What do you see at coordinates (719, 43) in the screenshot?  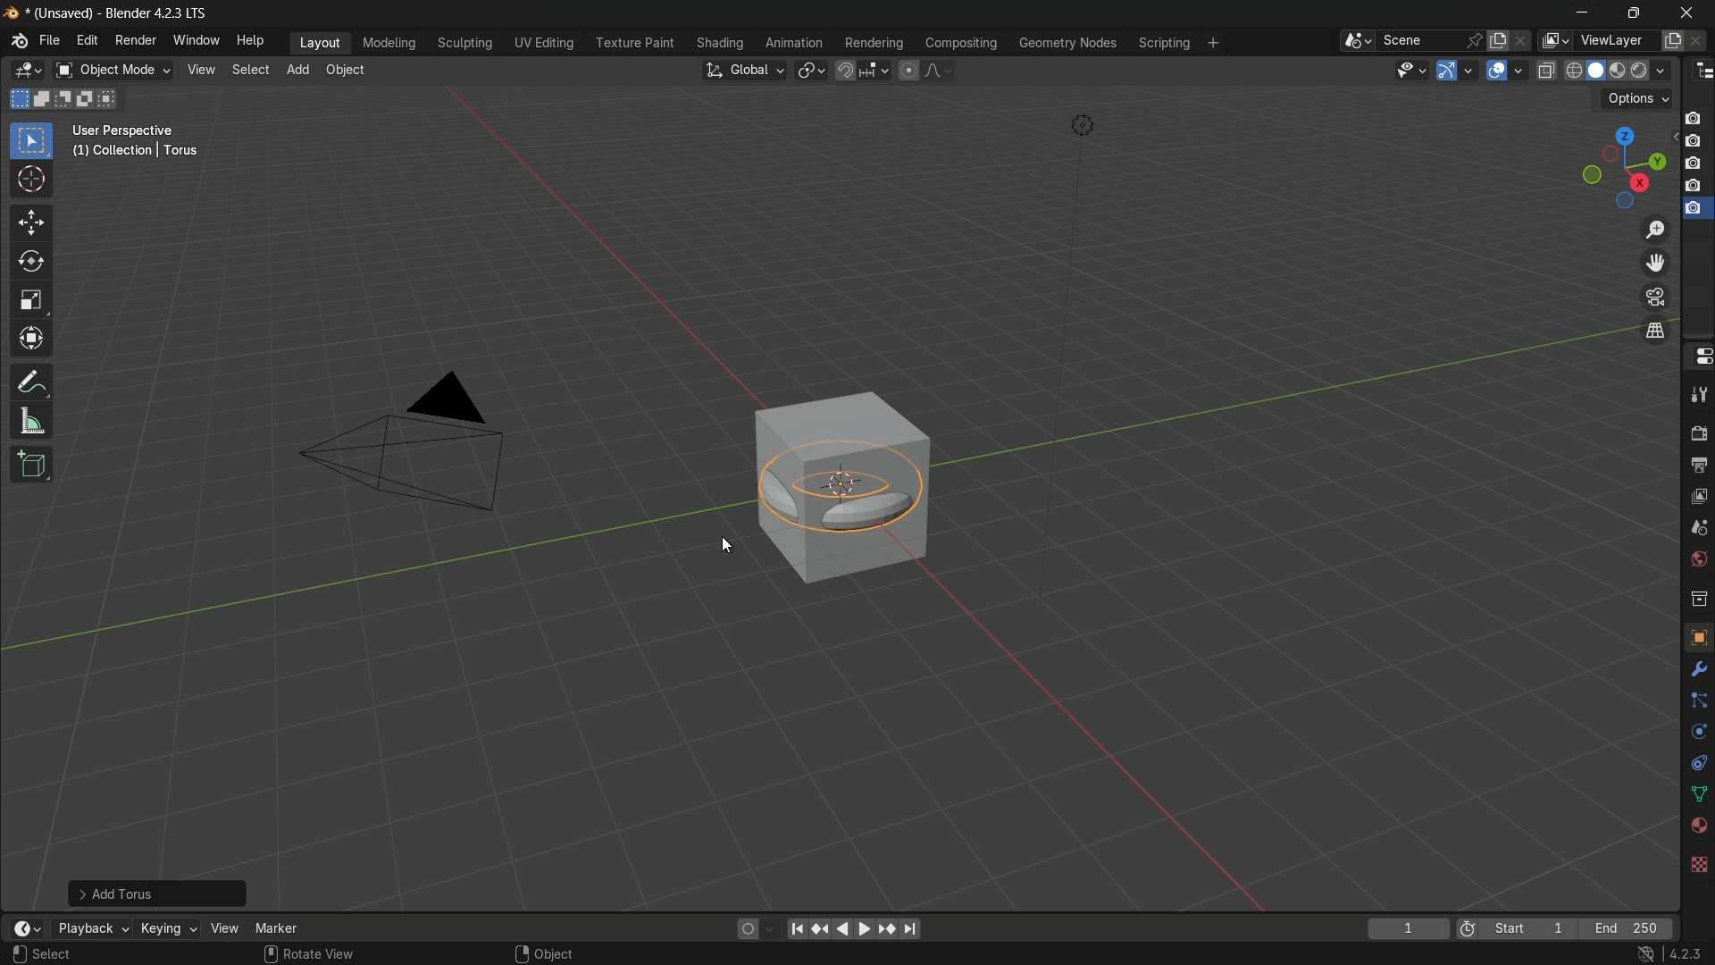 I see `shading` at bounding box center [719, 43].